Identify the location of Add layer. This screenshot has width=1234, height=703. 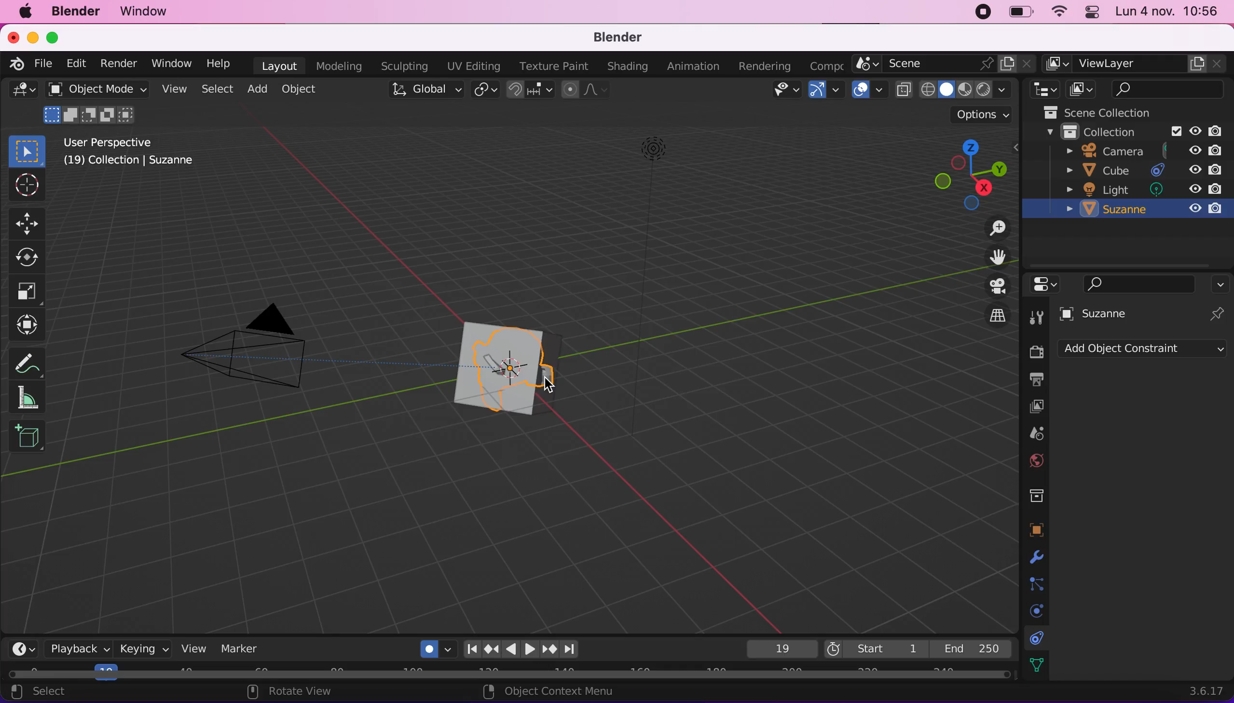
(1198, 63).